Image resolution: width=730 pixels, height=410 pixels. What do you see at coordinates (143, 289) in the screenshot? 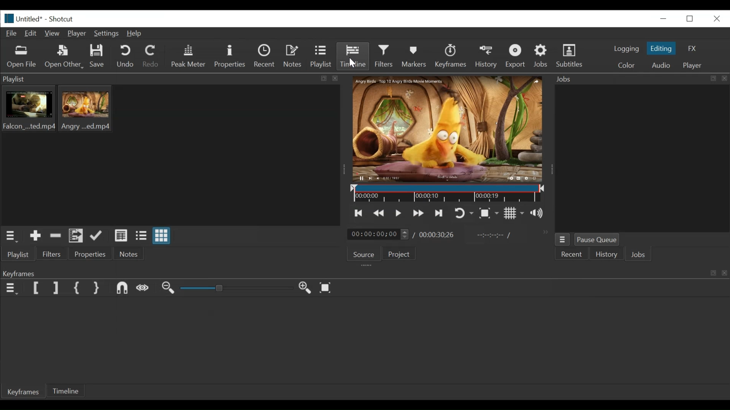
I see `Scrub while dragging` at bounding box center [143, 289].